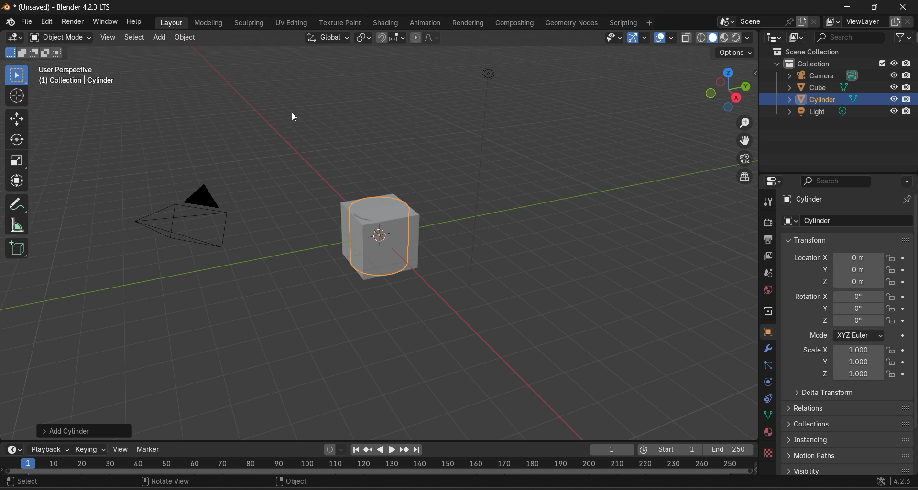 The height and width of the screenshot is (490, 918). I want to click on collection, so click(769, 311).